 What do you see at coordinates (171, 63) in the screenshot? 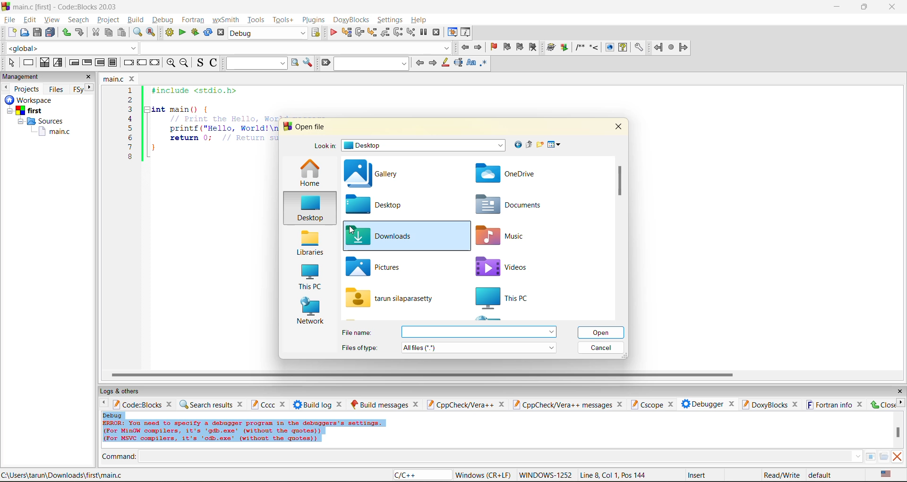
I see `zoom in` at bounding box center [171, 63].